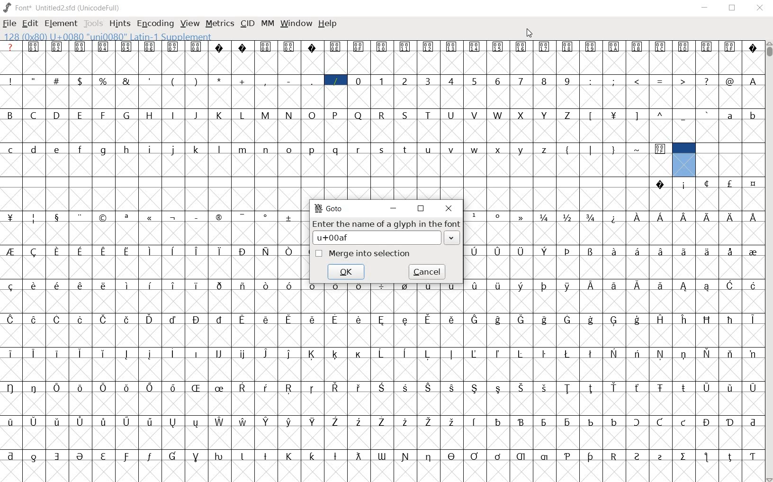 This screenshot has height=482, width=773. I want to click on Symbol, so click(195, 47).